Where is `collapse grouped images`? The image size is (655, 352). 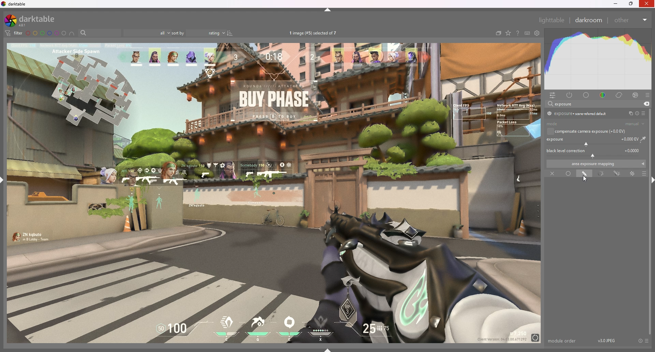 collapse grouped images is located at coordinates (498, 34).